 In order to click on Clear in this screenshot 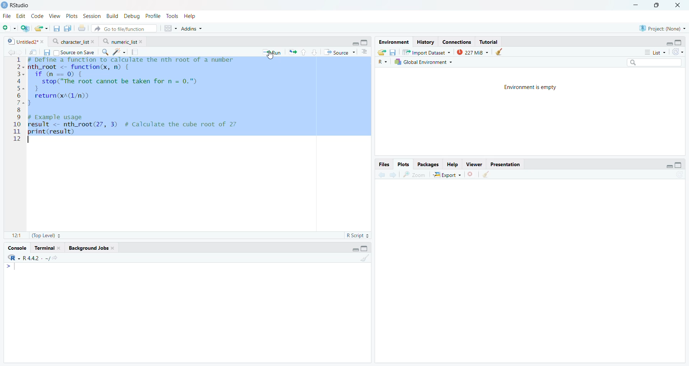, I will do `click(499, 52)`.